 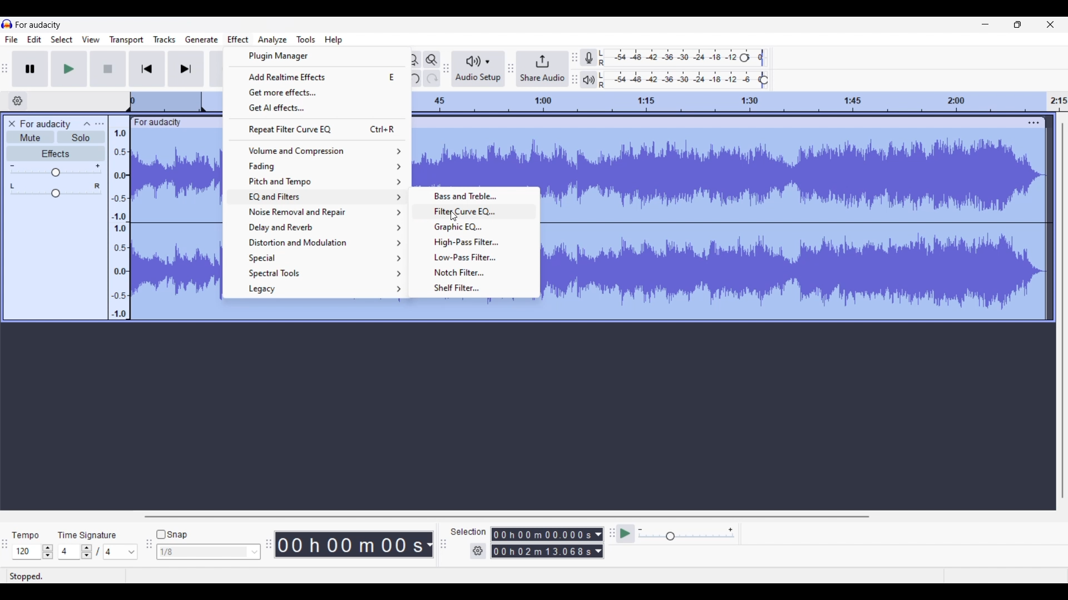 What do you see at coordinates (764, 80) in the screenshot?
I see `Playback level header` at bounding box center [764, 80].